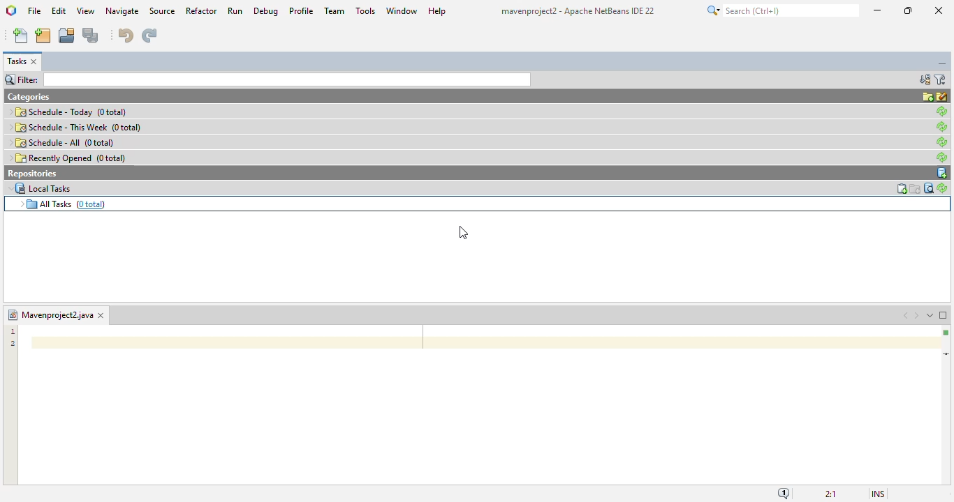 The height and width of the screenshot is (502, 954). Describe the element at coordinates (926, 96) in the screenshot. I see `create categories` at that location.